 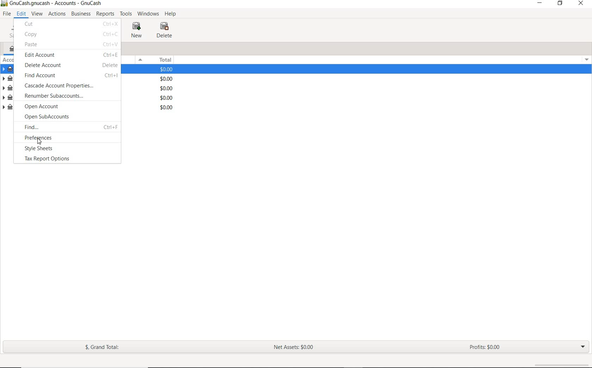 I want to click on DELETE, so click(x=165, y=30).